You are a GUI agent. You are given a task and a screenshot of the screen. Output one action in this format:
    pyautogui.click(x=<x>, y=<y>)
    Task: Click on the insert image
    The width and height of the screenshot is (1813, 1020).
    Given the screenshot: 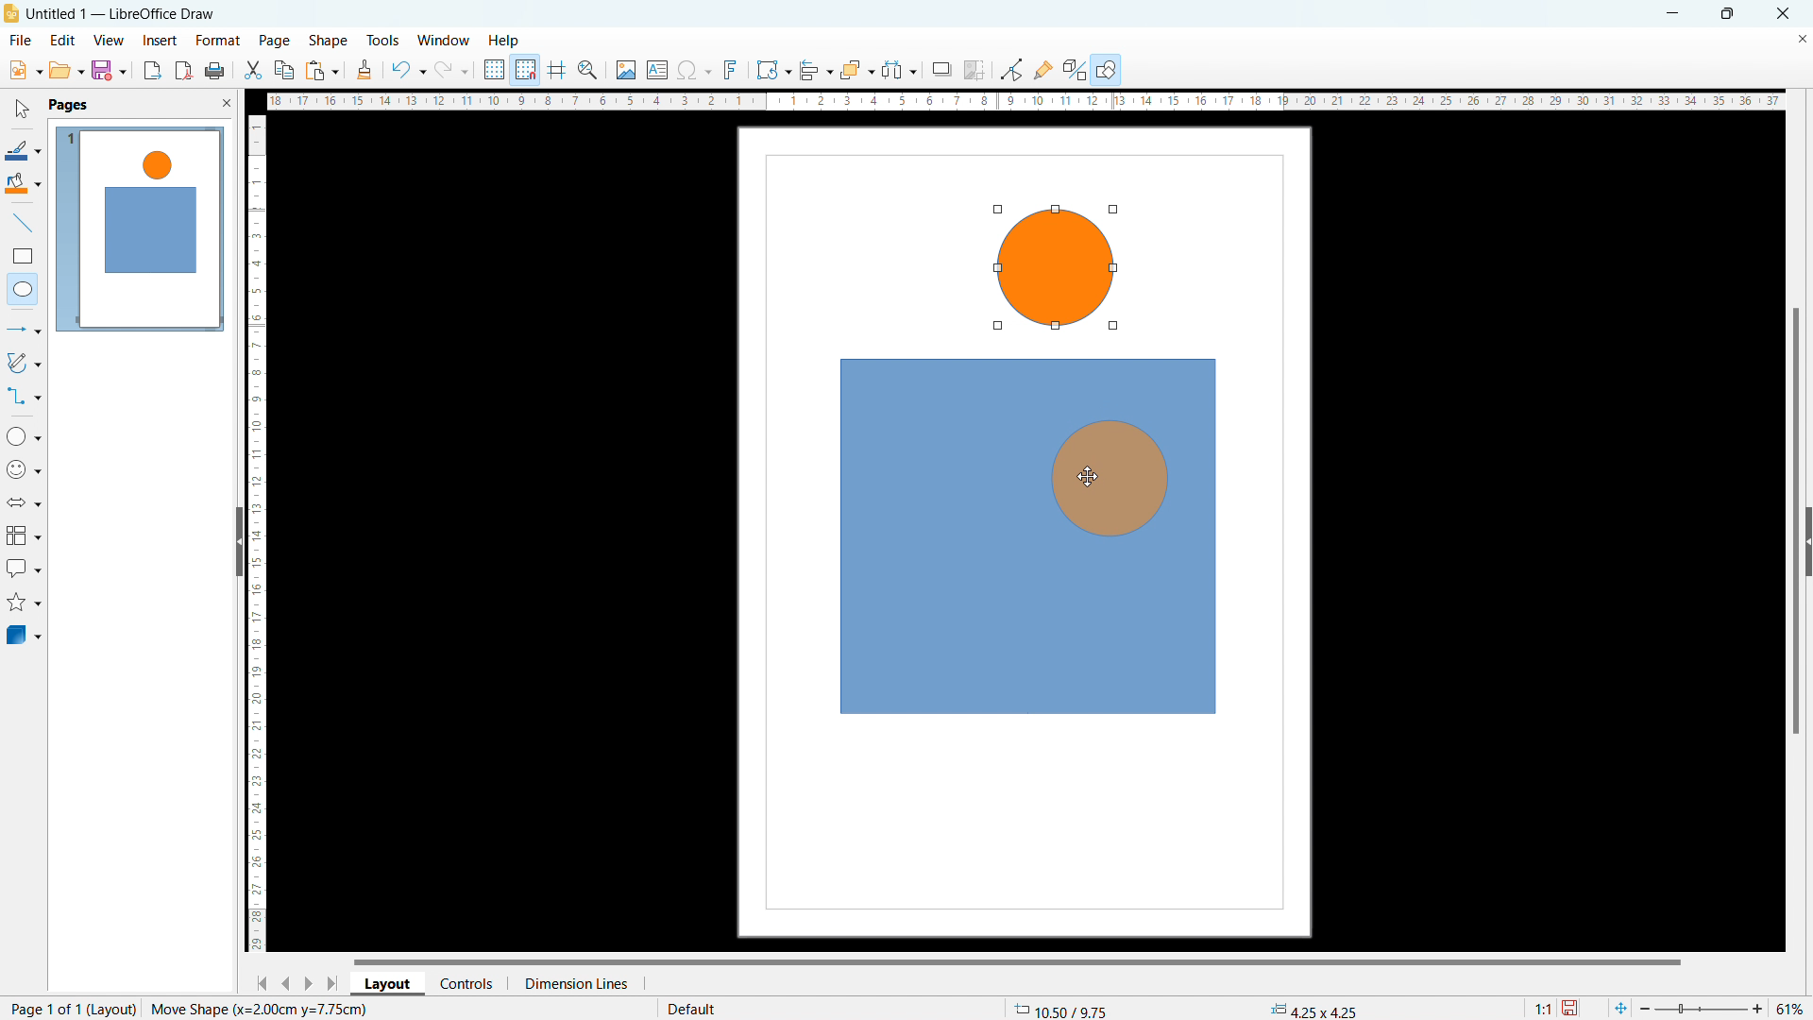 What is the action you would take?
    pyautogui.click(x=625, y=70)
    